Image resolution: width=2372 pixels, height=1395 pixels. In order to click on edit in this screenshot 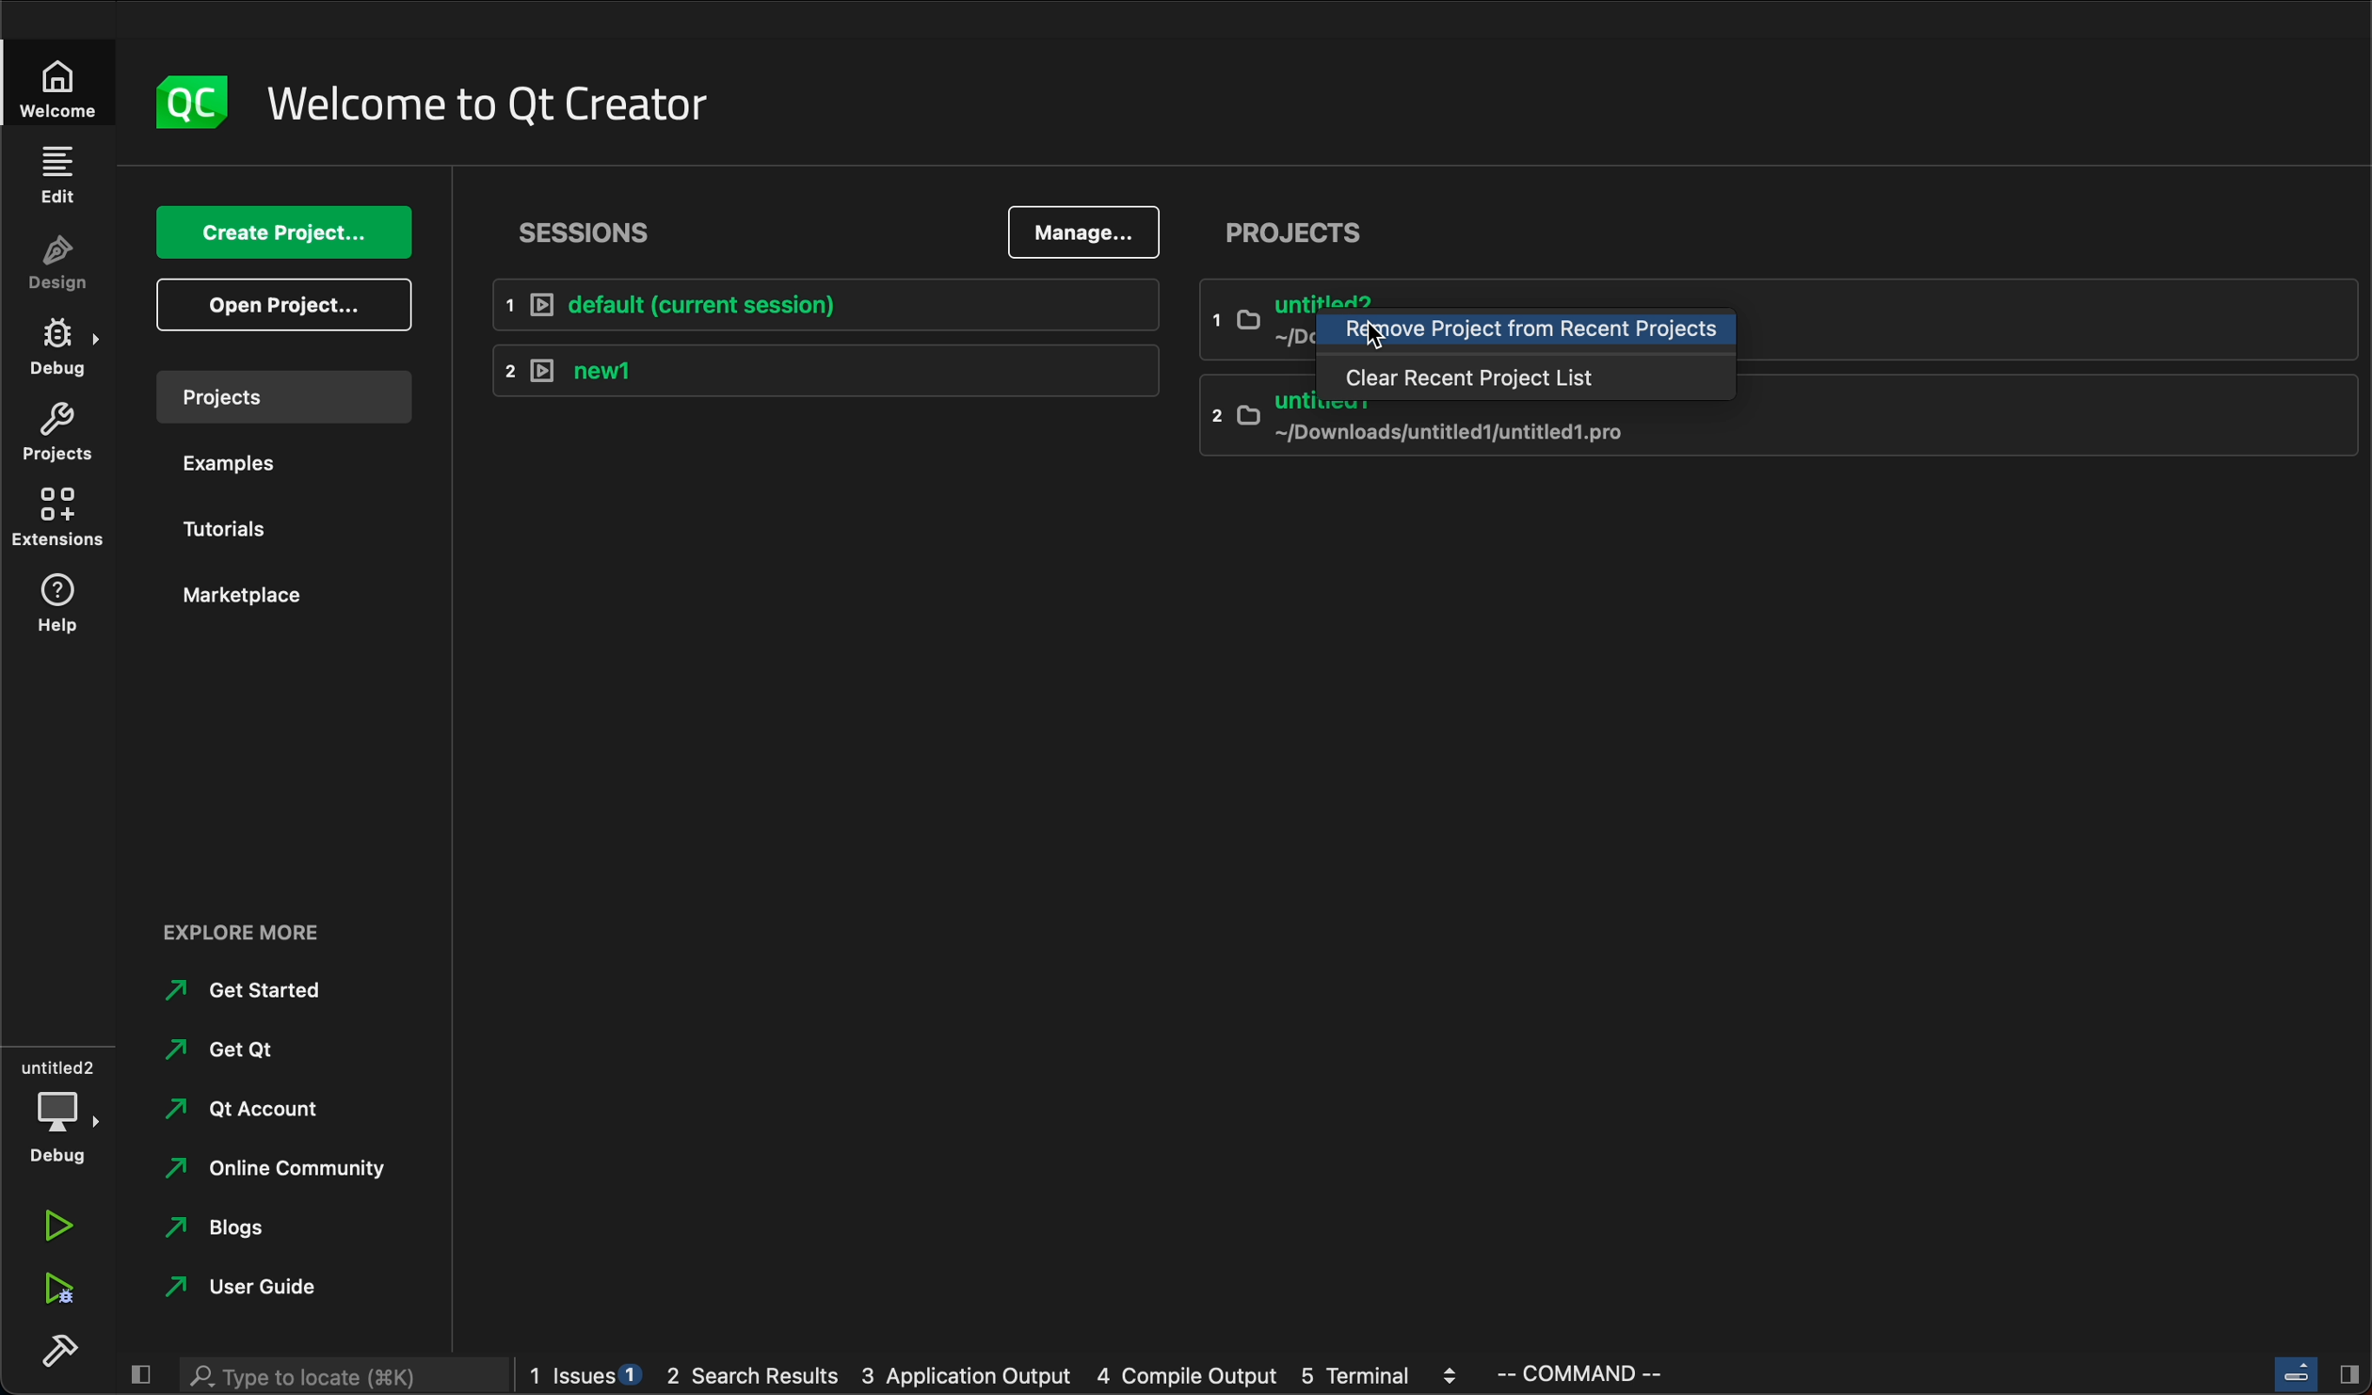, I will do `click(57, 168)`.